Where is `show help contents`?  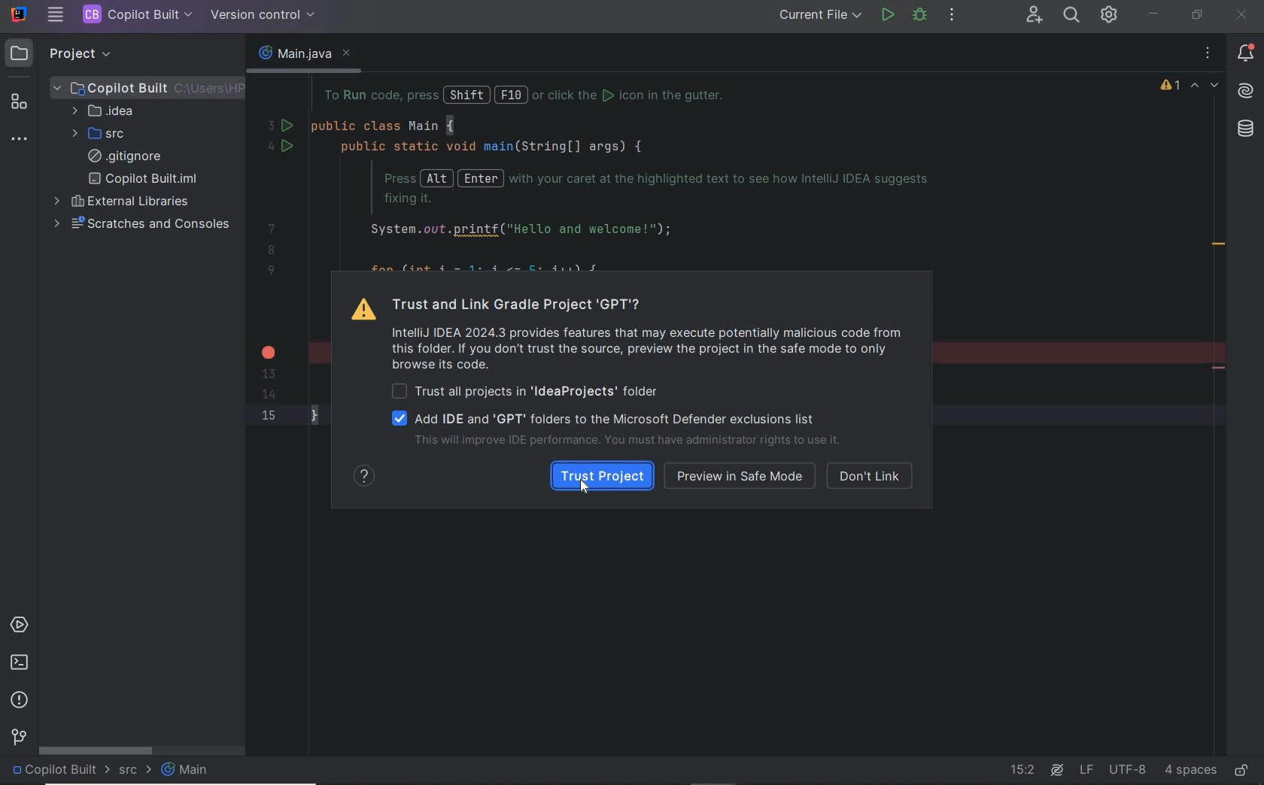 show help contents is located at coordinates (362, 479).